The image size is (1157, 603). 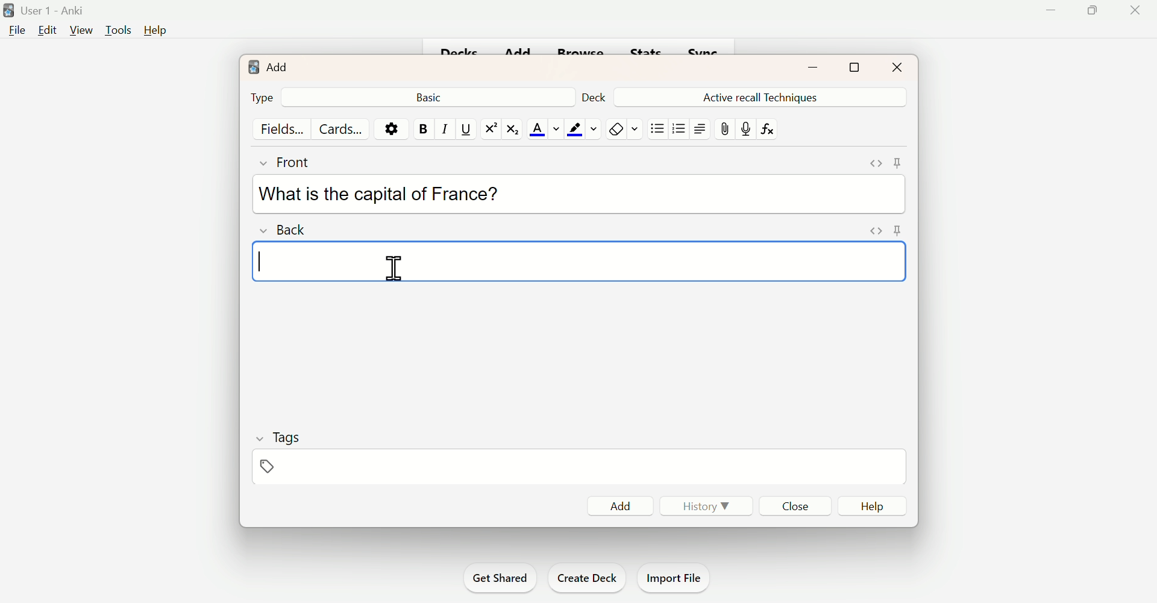 I want to click on Text Color, so click(x=542, y=128).